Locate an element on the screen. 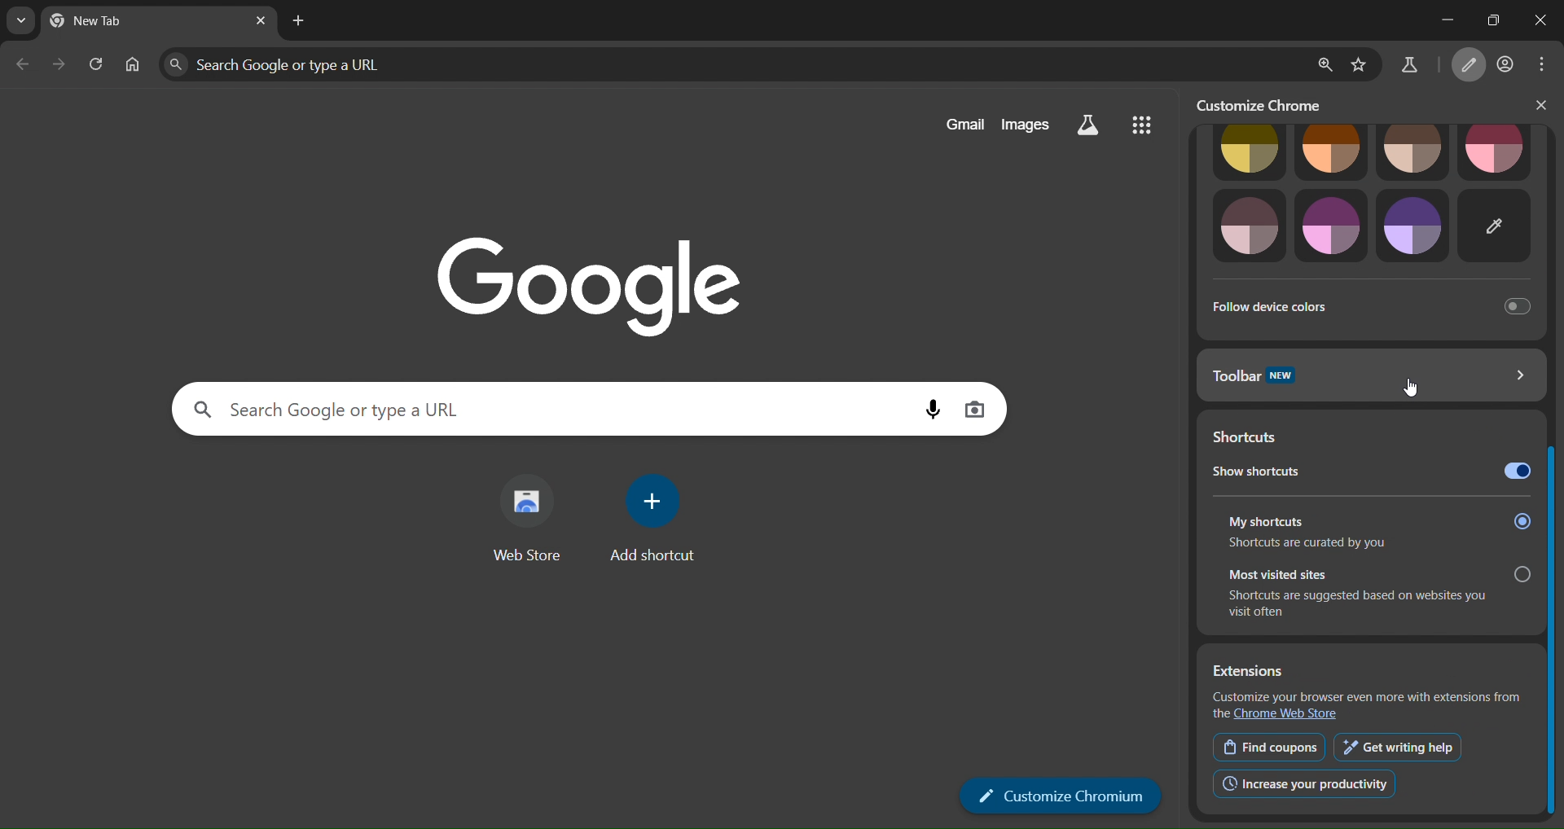  search labs is located at coordinates (1087, 126).